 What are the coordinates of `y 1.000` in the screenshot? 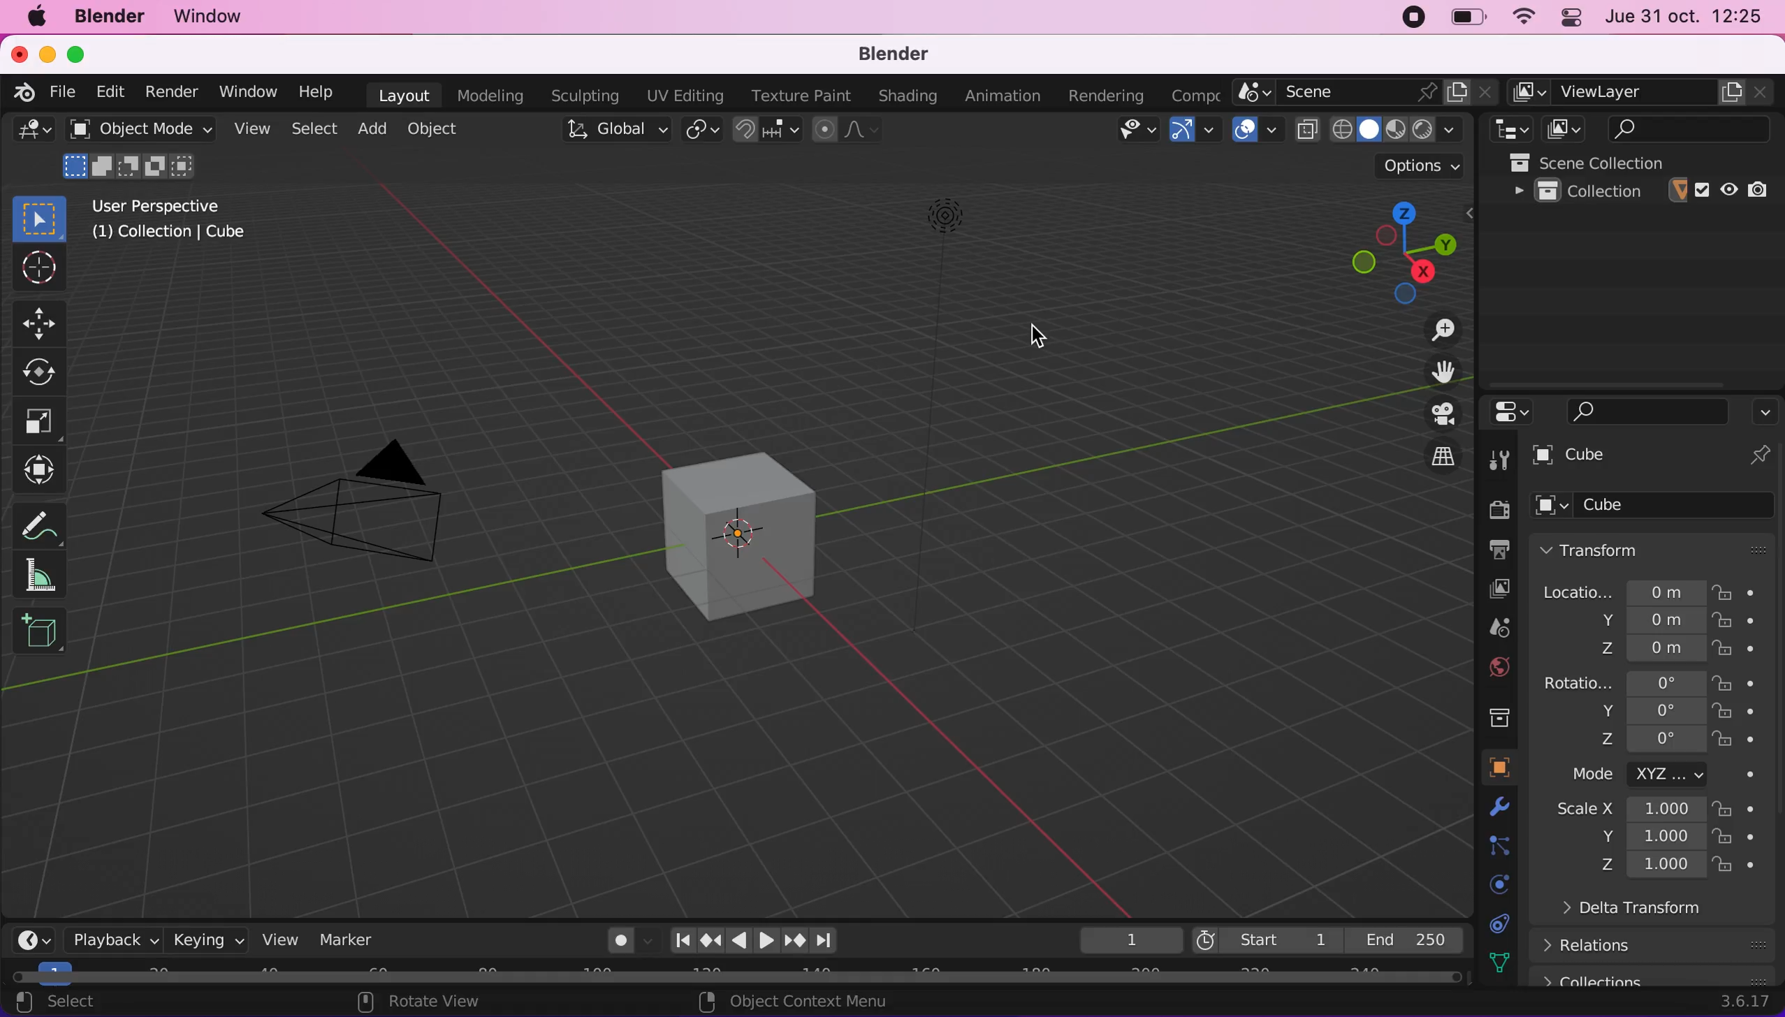 It's located at (1648, 838).